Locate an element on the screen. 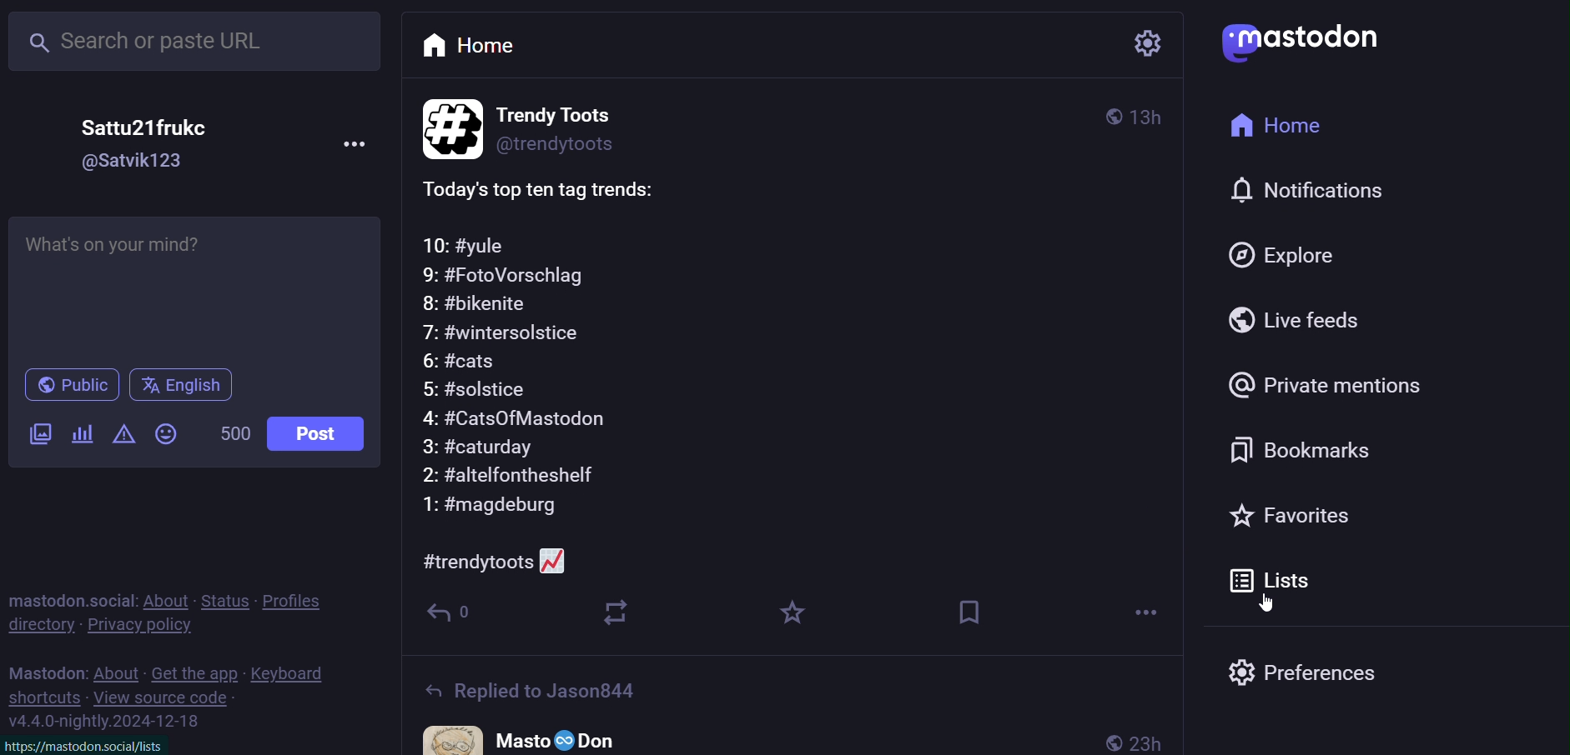 Image resolution: width=1570 pixels, height=755 pixels. get the app is located at coordinates (196, 672).